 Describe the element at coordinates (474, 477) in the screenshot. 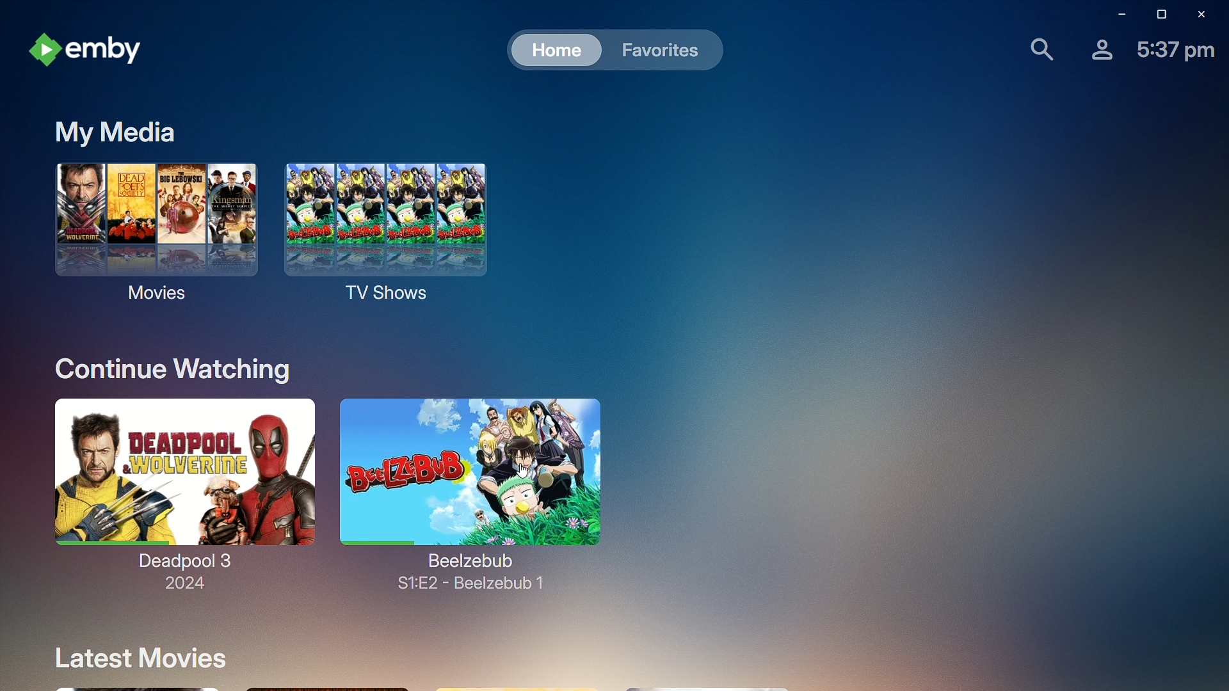

I see `Beelzebub` at that location.